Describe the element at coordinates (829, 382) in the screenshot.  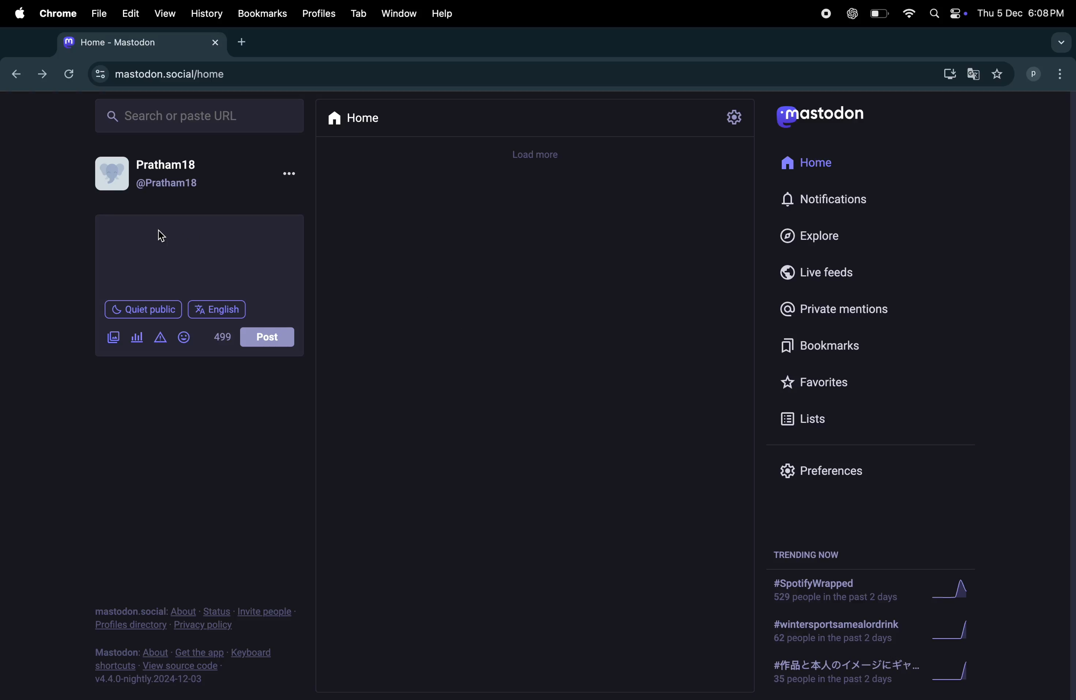
I see `Fvaourites` at that location.